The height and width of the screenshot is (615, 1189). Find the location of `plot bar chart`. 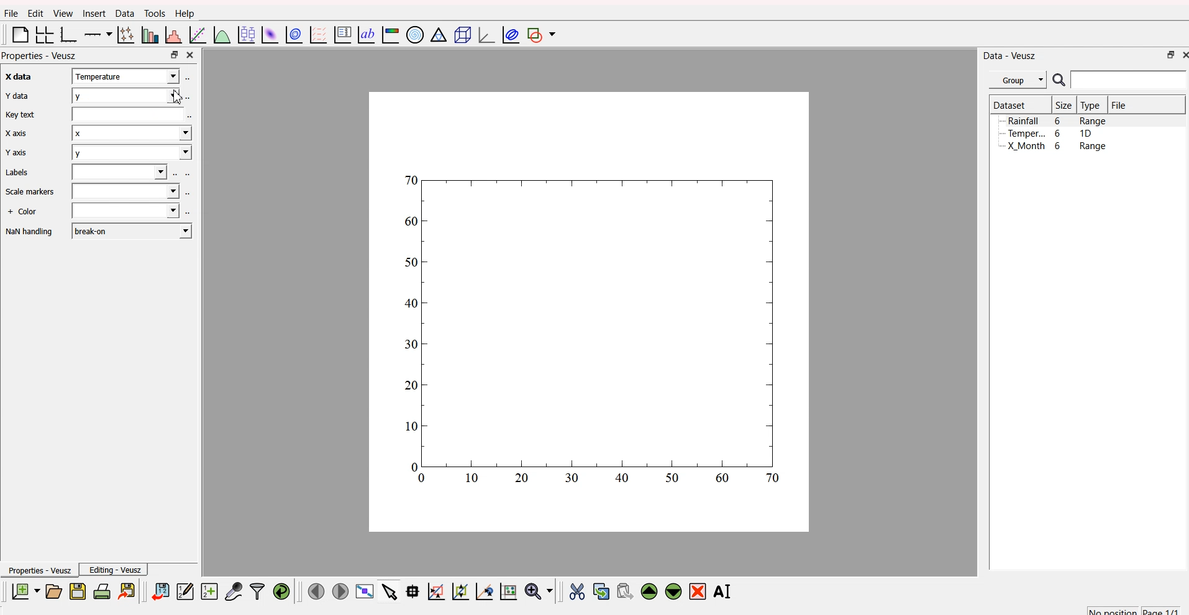

plot bar chart is located at coordinates (148, 34).